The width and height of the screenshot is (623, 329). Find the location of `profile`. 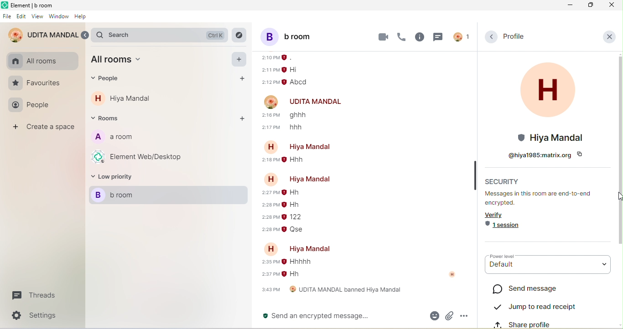

profile is located at coordinates (513, 36).